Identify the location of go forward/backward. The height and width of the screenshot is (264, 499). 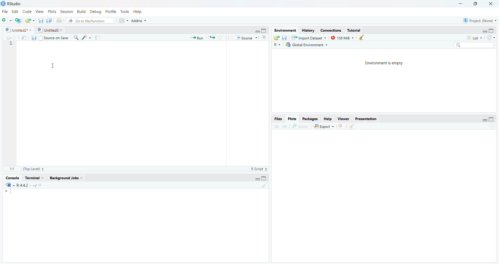
(7, 37).